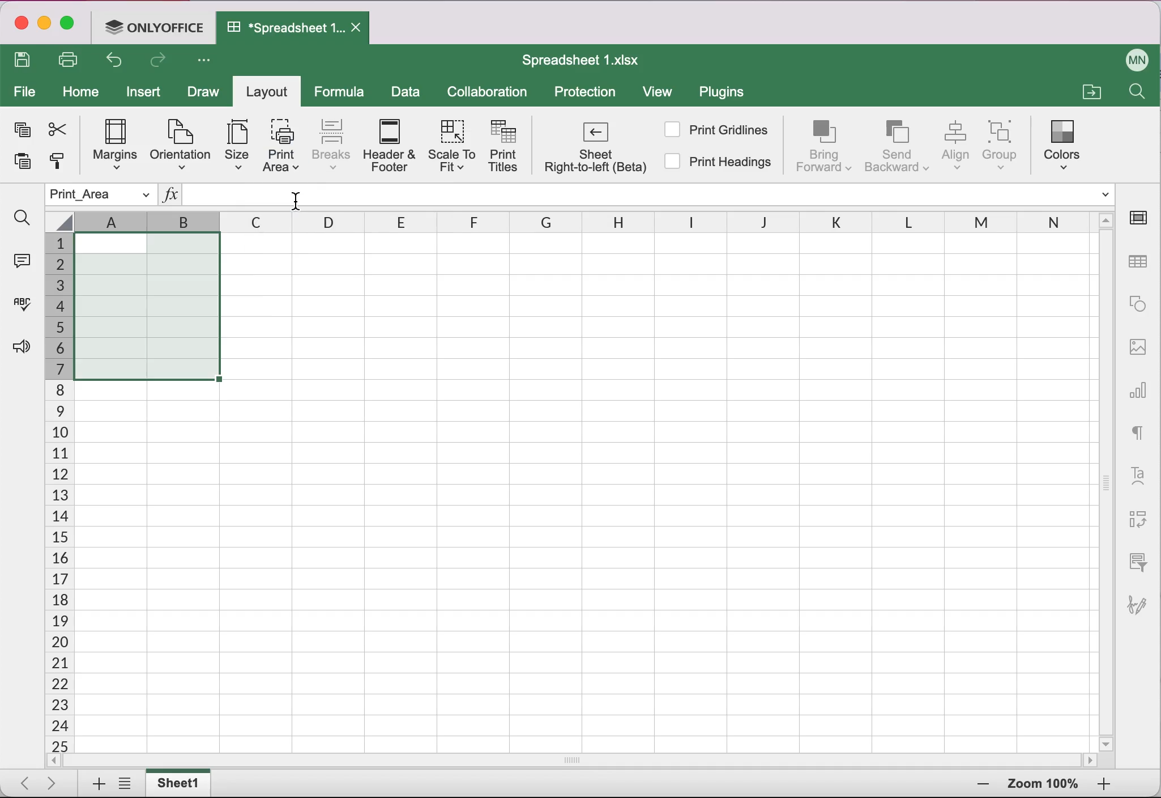 This screenshot has width=1161, height=798. Describe the element at coordinates (161, 63) in the screenshot. I see `redo` at that location.